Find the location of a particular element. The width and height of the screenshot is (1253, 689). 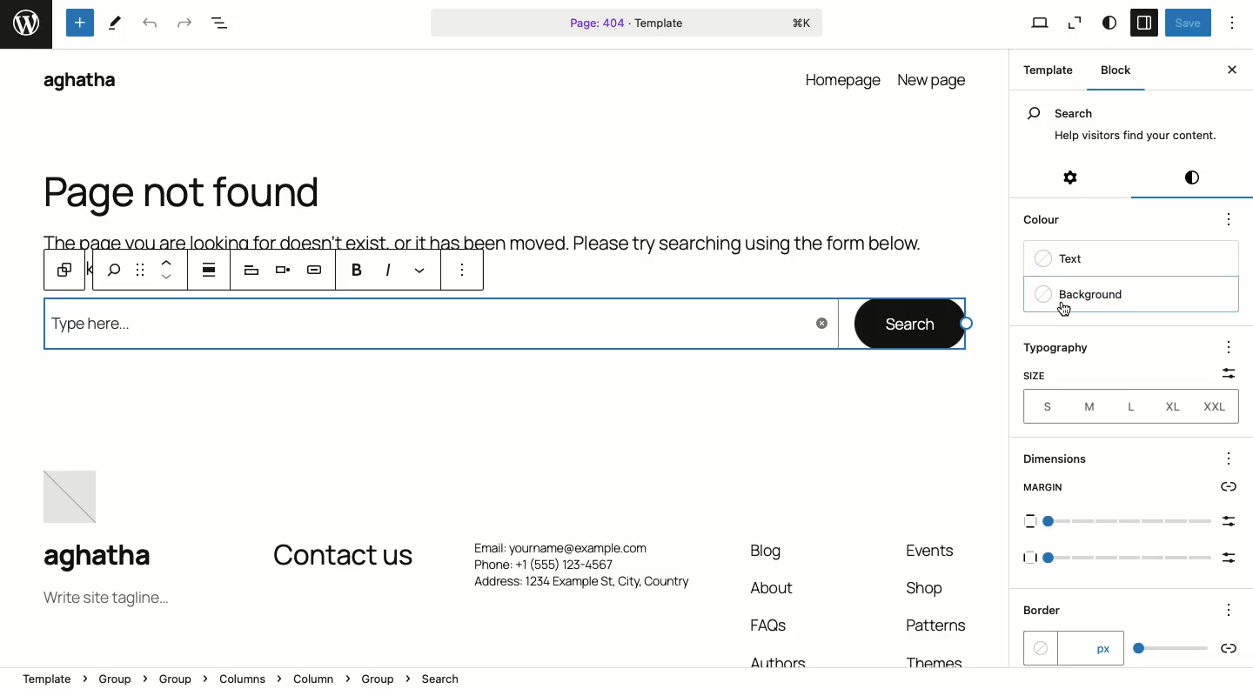

Template is located at coordinates (1043, 69).